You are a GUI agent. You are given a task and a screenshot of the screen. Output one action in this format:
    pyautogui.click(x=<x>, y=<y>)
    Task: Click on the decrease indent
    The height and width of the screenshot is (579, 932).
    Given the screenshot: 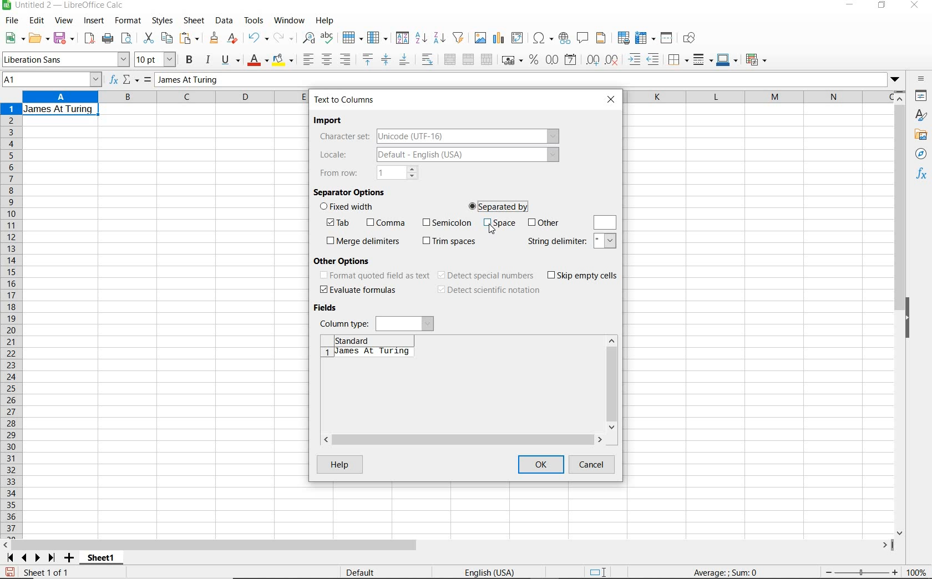 What is the action you would take?
    pyautogui.click(x=655, y=59)
    